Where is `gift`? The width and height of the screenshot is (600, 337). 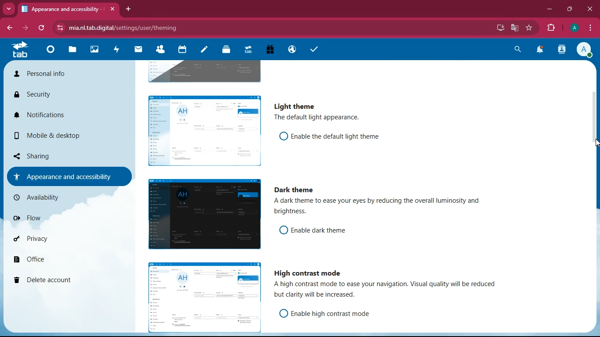
gift is located at coordinates (268, 50).